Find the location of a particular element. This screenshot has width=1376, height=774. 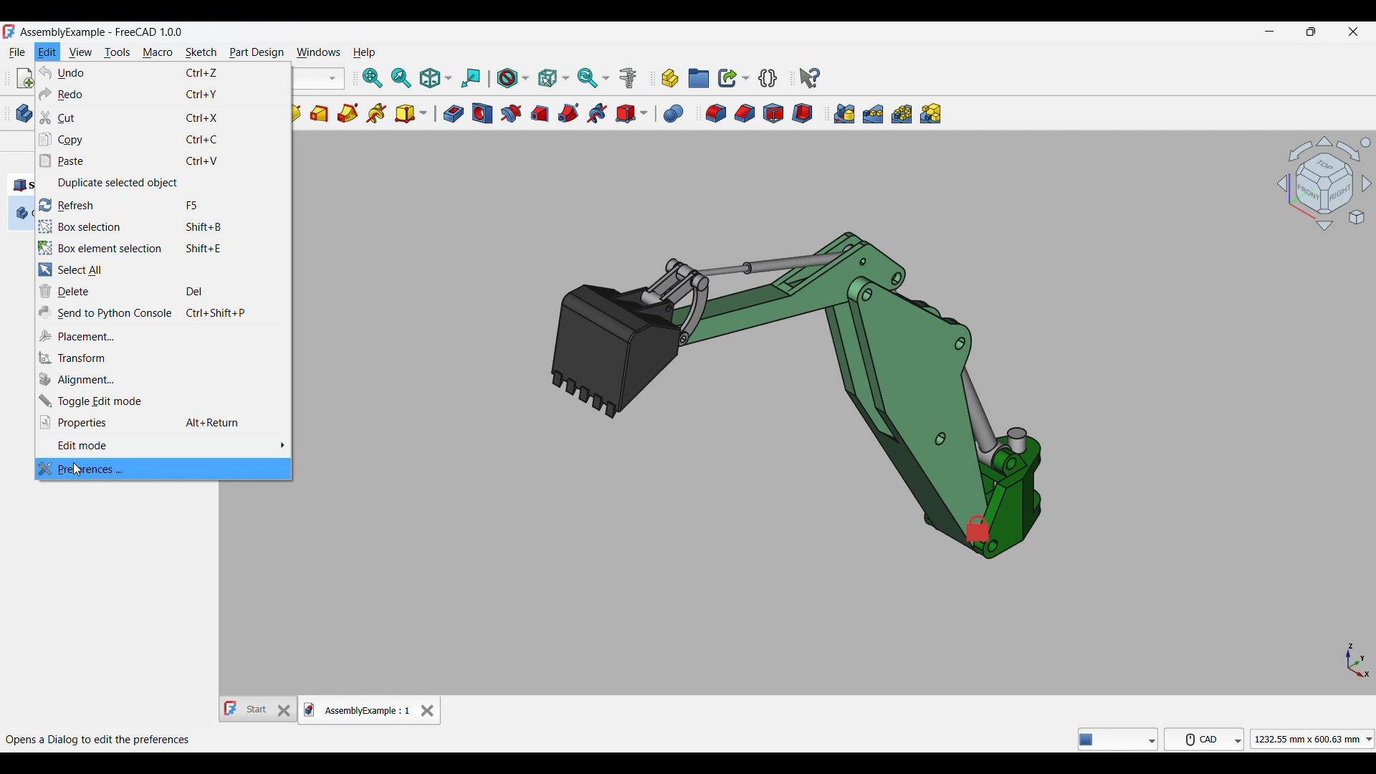

Toggle edit mode is located at coordinates (162, 401).